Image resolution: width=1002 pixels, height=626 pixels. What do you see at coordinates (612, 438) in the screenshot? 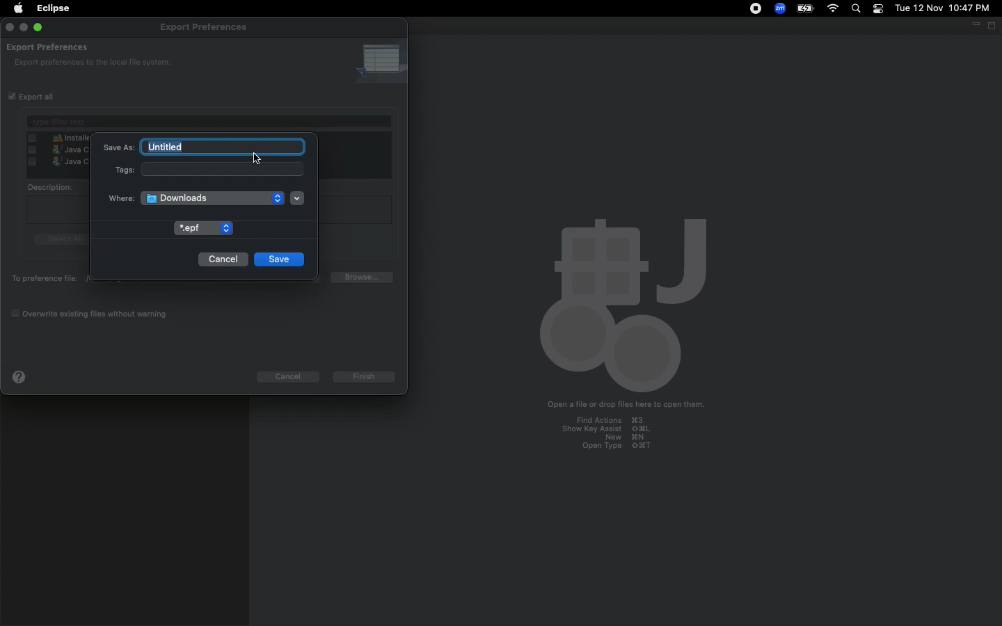
I see `new ` at bounding box center [612, 438].